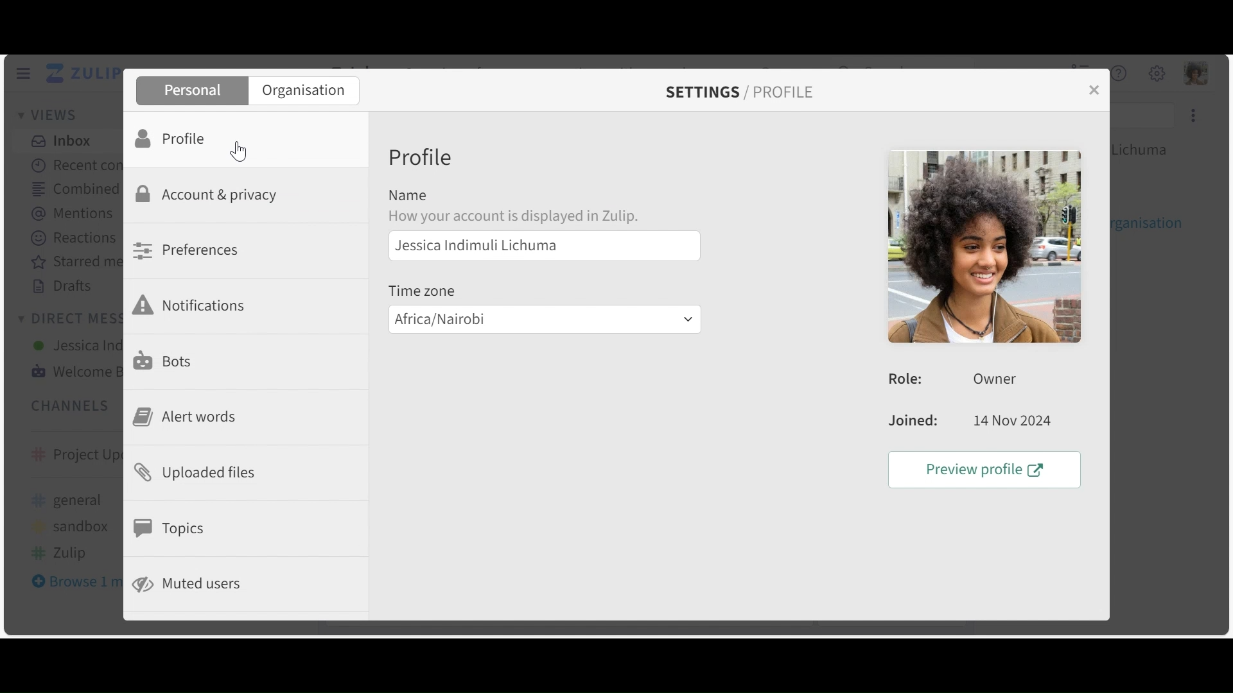 Image resolution: width=1233 pixels, height=693 pixels. Describe the element at coordinates (532, 217) in the screenshot. I see `text` at that location.